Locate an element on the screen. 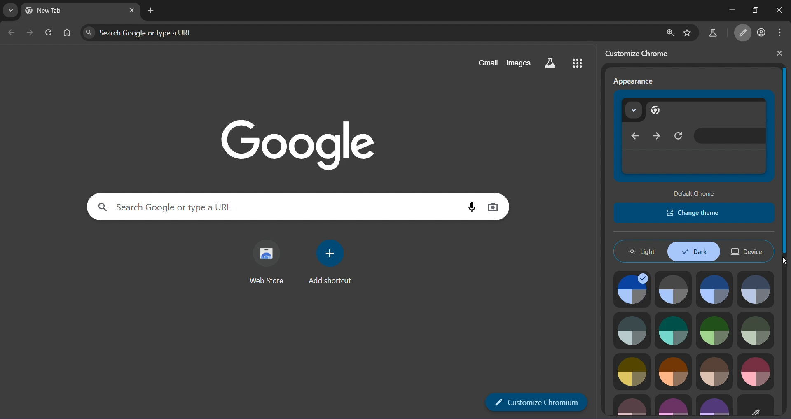  theme is located at coordinates (756, 290).